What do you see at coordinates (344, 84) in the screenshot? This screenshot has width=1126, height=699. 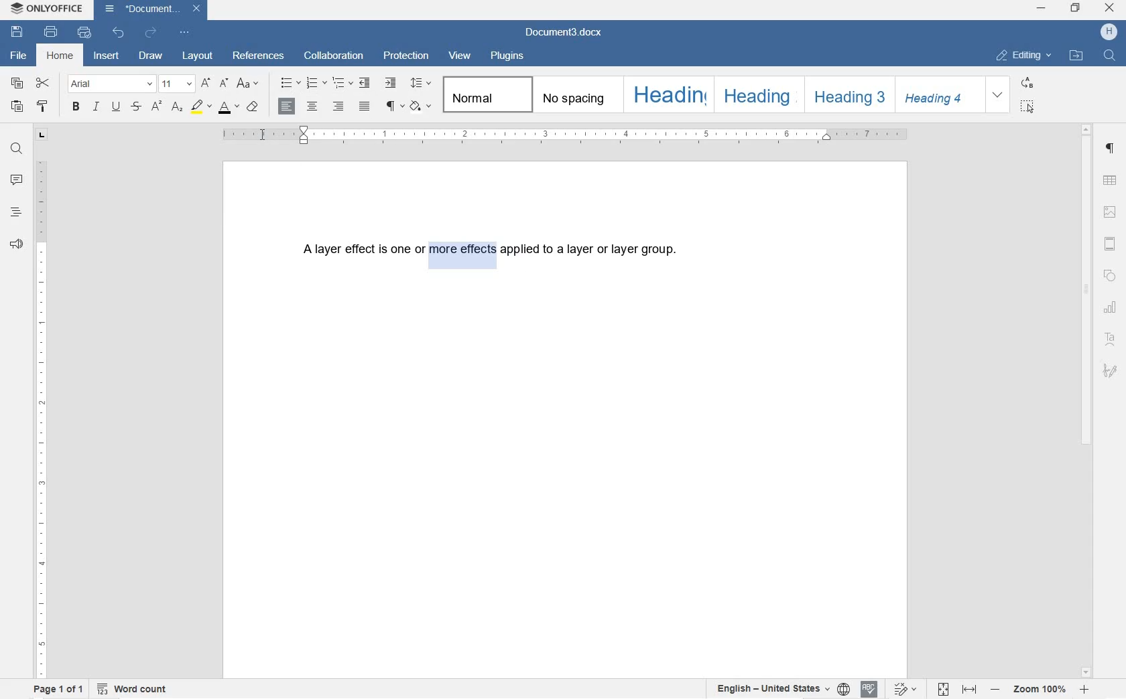 I see `MULTILEVEL LISTS` at bounding box center [344, 84].